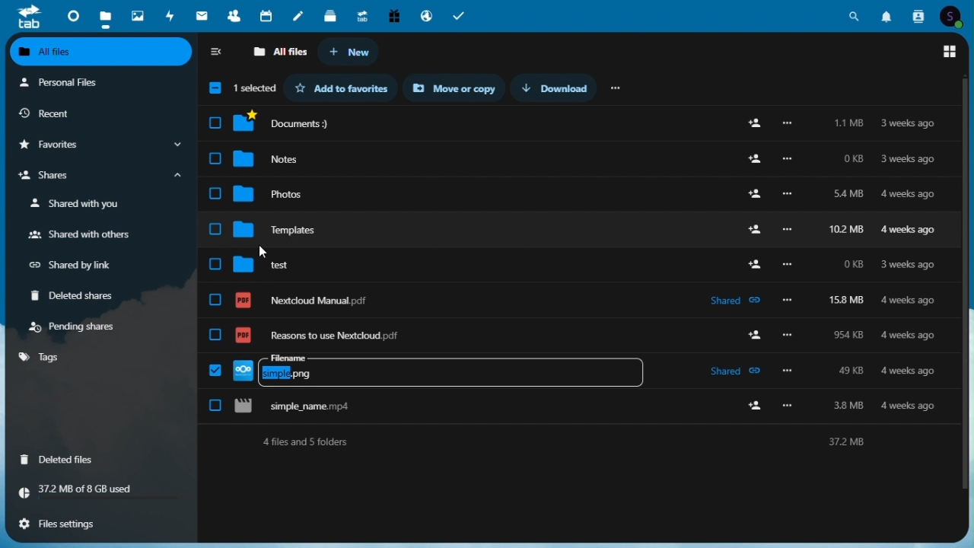  What do you see at coordinates (579, 329) in the screenshot?
I see `Reasons to use Nextcloud.pdf 954 KB 4 weeks ago` at bounding box center [579, 329].